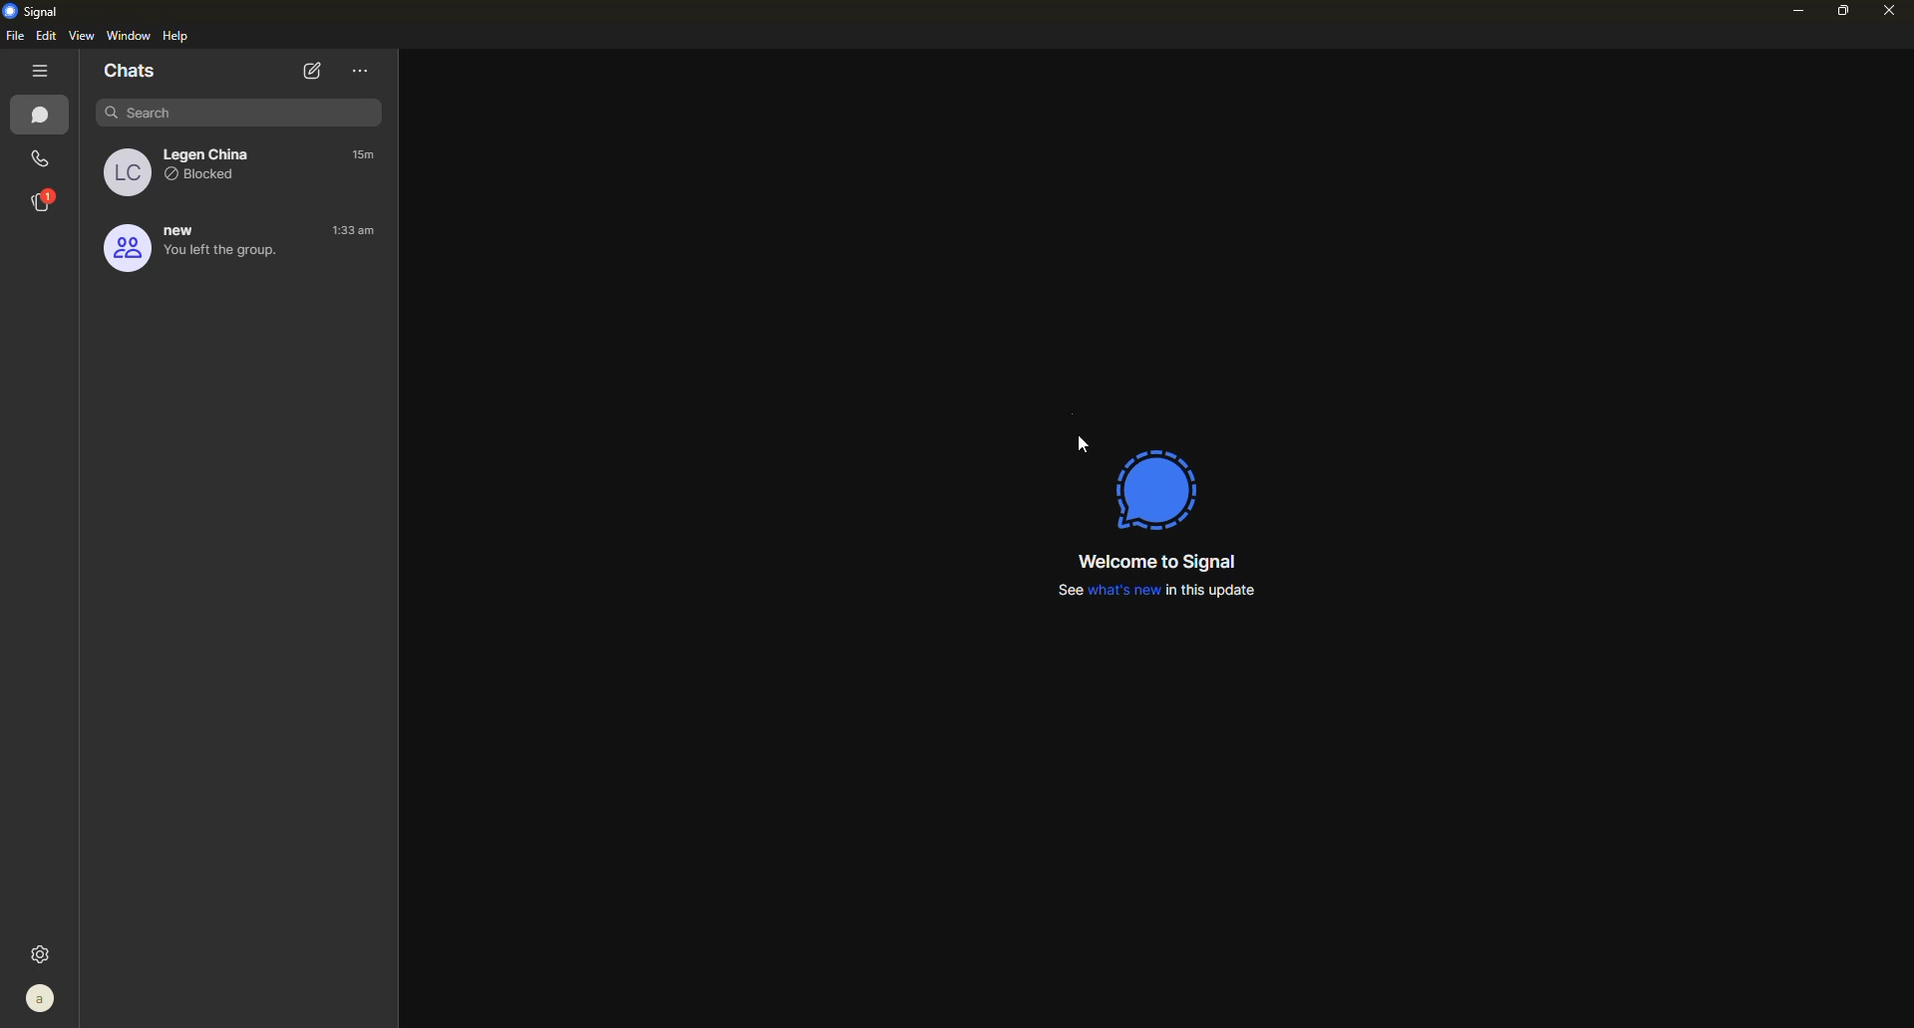 The width and height of the screenshot is (1914, 1028). Describe the element at coordinates (228, 111) in the screenshot. I see `search` at that location.